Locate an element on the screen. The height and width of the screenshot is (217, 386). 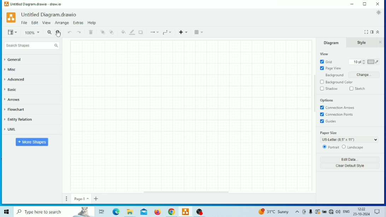
General is located at coordinates (13, 60).